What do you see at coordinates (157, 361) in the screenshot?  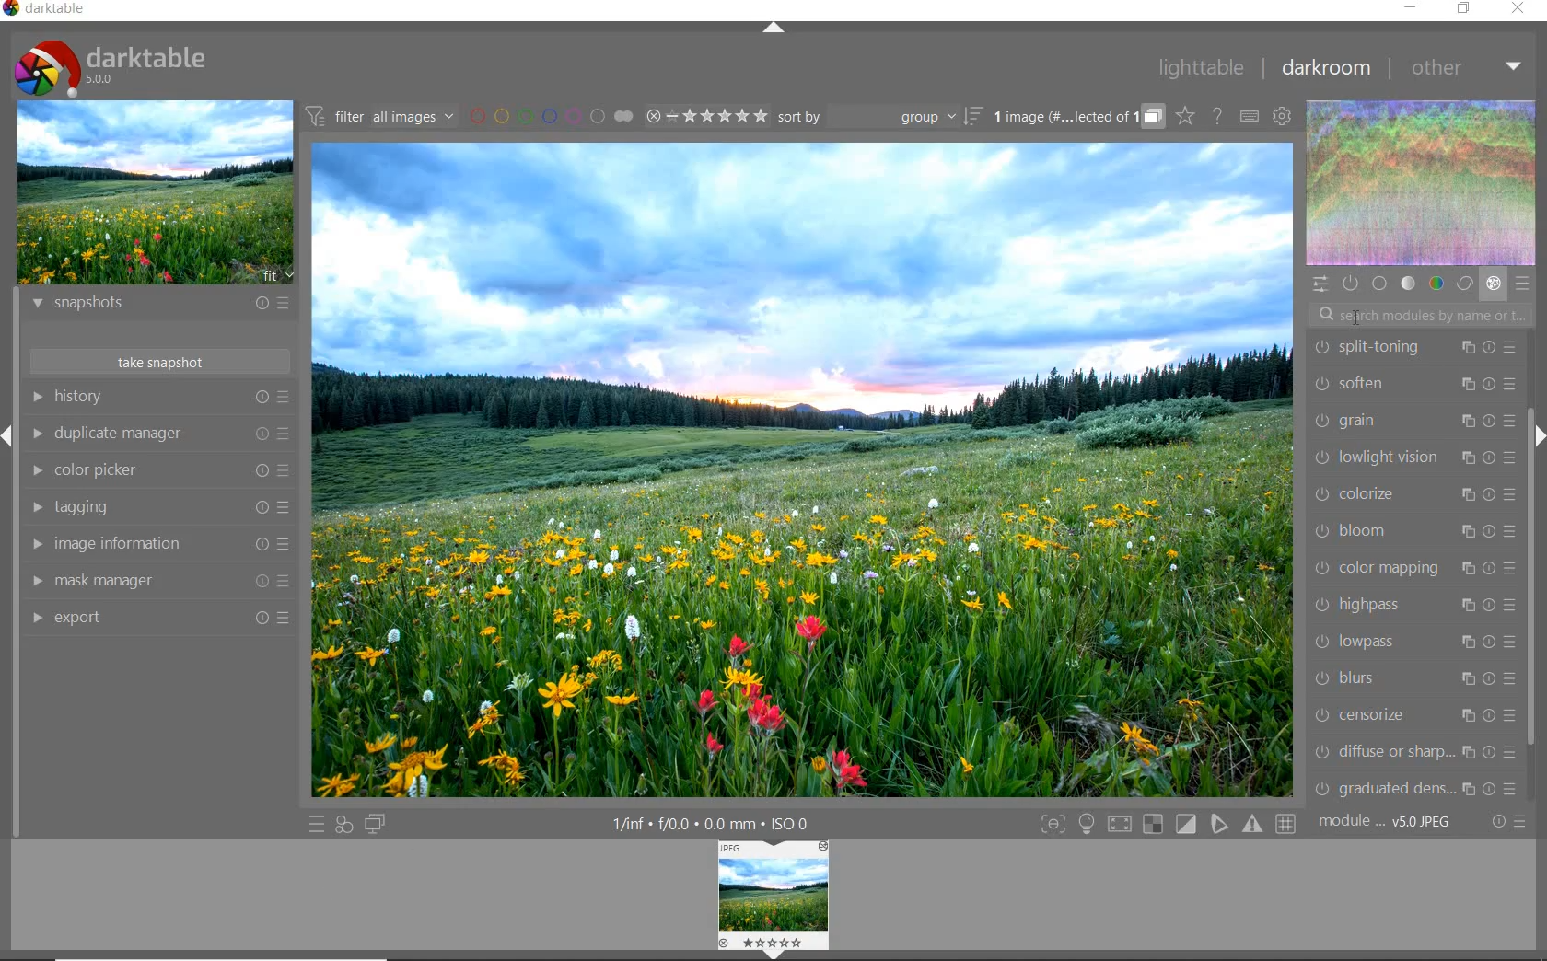 I see `take snapshots` at bounding box center [157, 361].